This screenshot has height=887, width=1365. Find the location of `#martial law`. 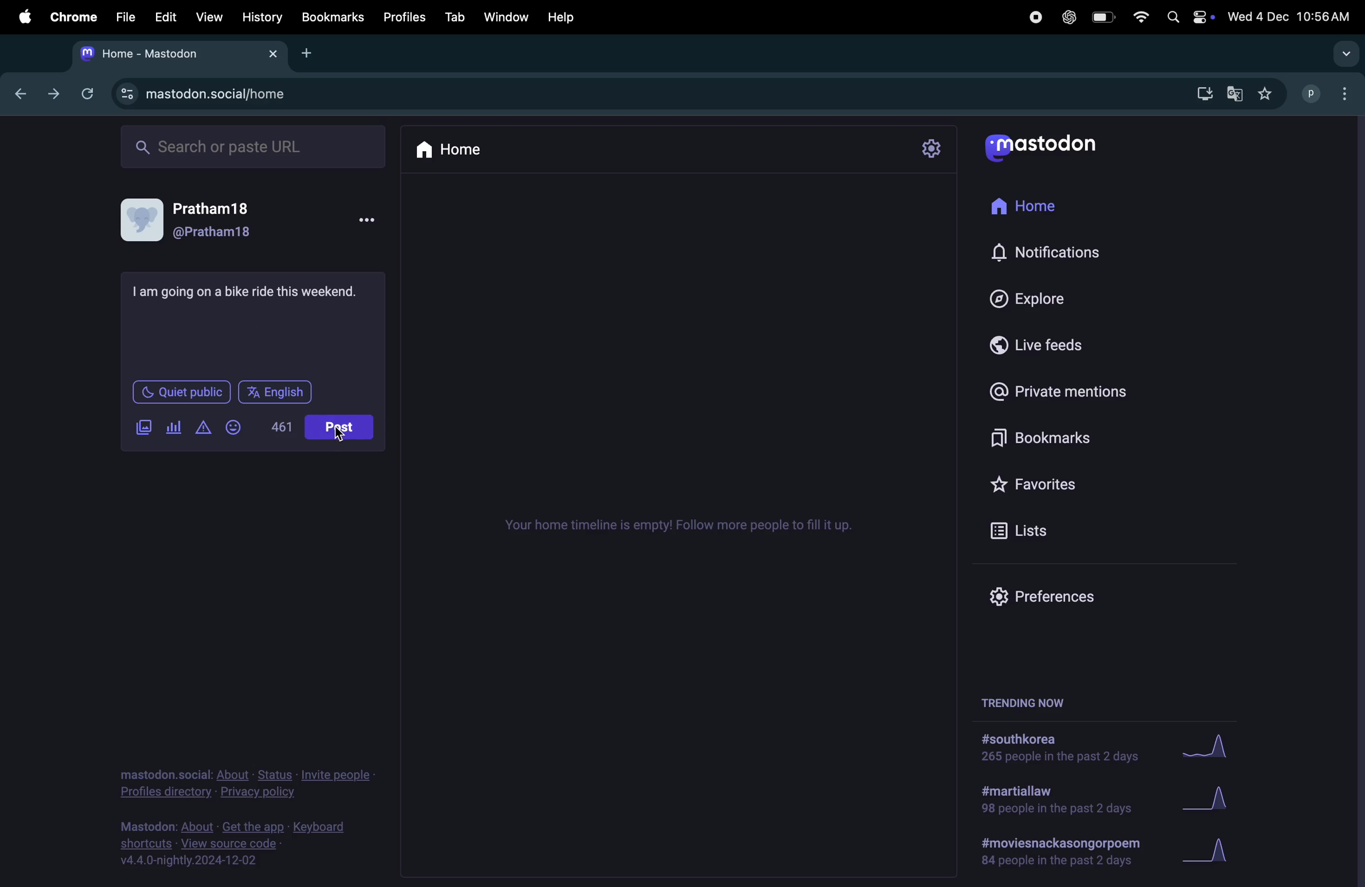

#martial law is located at coordinates (1056, 799).